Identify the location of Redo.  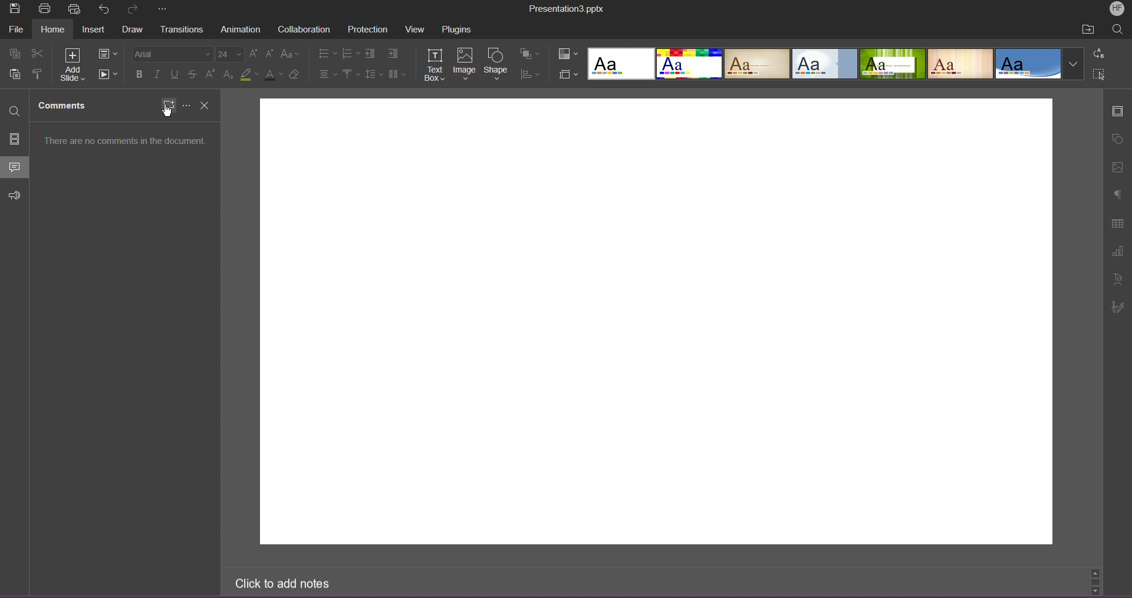
(135, 11).